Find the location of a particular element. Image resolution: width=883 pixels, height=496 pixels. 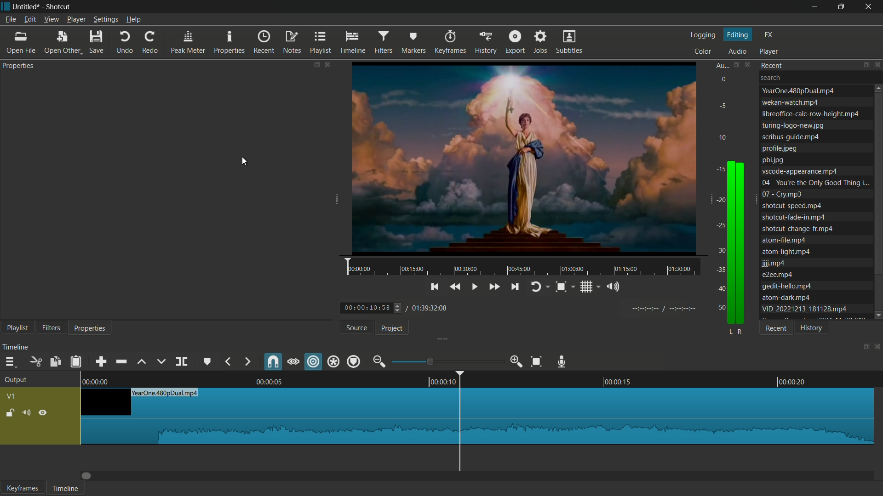

close app is located at coordinates (870, 6).